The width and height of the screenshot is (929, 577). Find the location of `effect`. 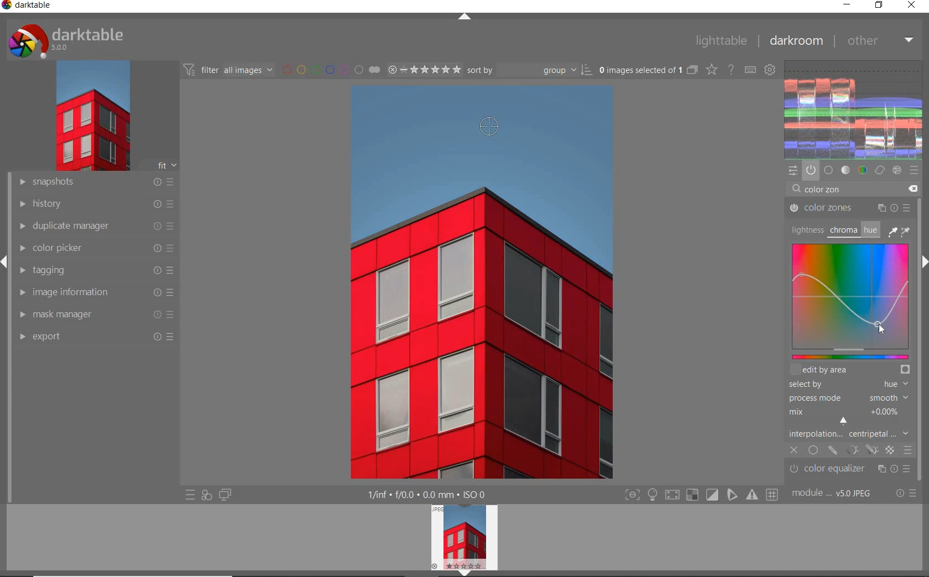

effect is located at coordinates (898, 170).